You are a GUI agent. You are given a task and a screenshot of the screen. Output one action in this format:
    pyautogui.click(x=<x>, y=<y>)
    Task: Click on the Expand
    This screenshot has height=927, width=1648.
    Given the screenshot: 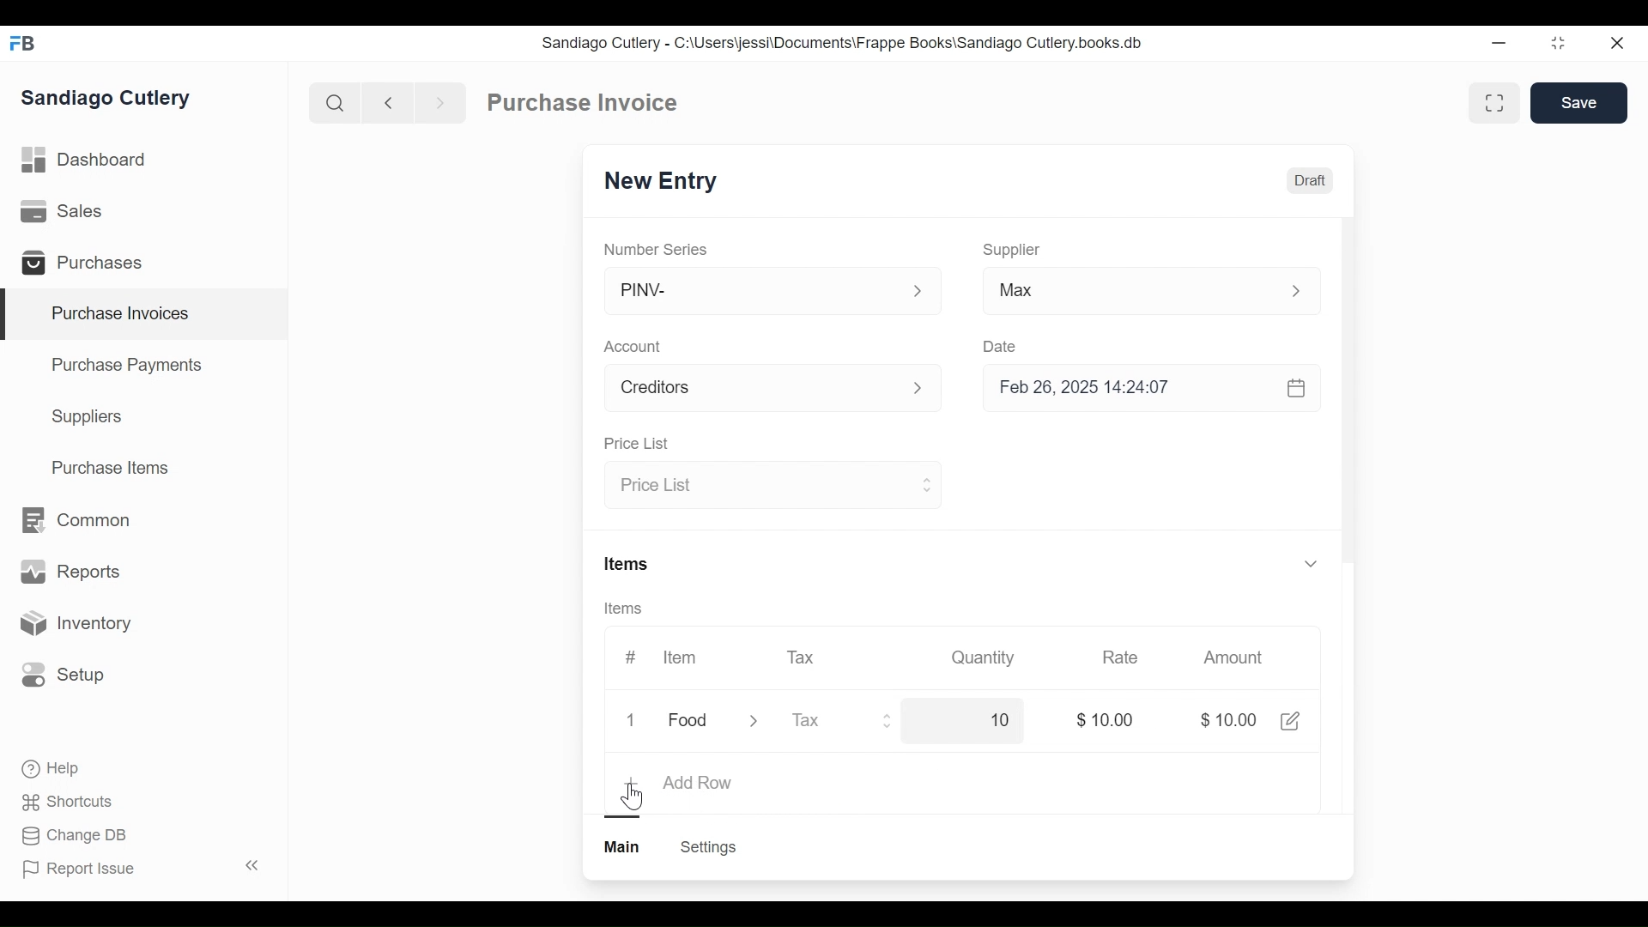 What is the action you would take?
    pyautogui.click(x=925, y=483)
    